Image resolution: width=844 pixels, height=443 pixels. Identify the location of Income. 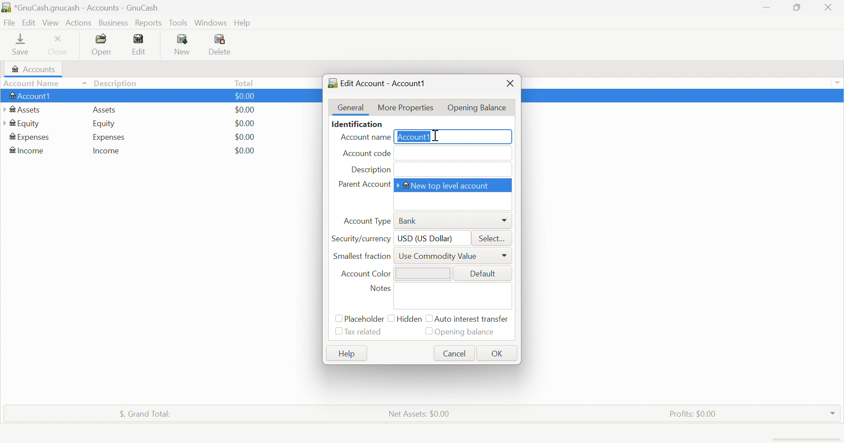
(28, 150).